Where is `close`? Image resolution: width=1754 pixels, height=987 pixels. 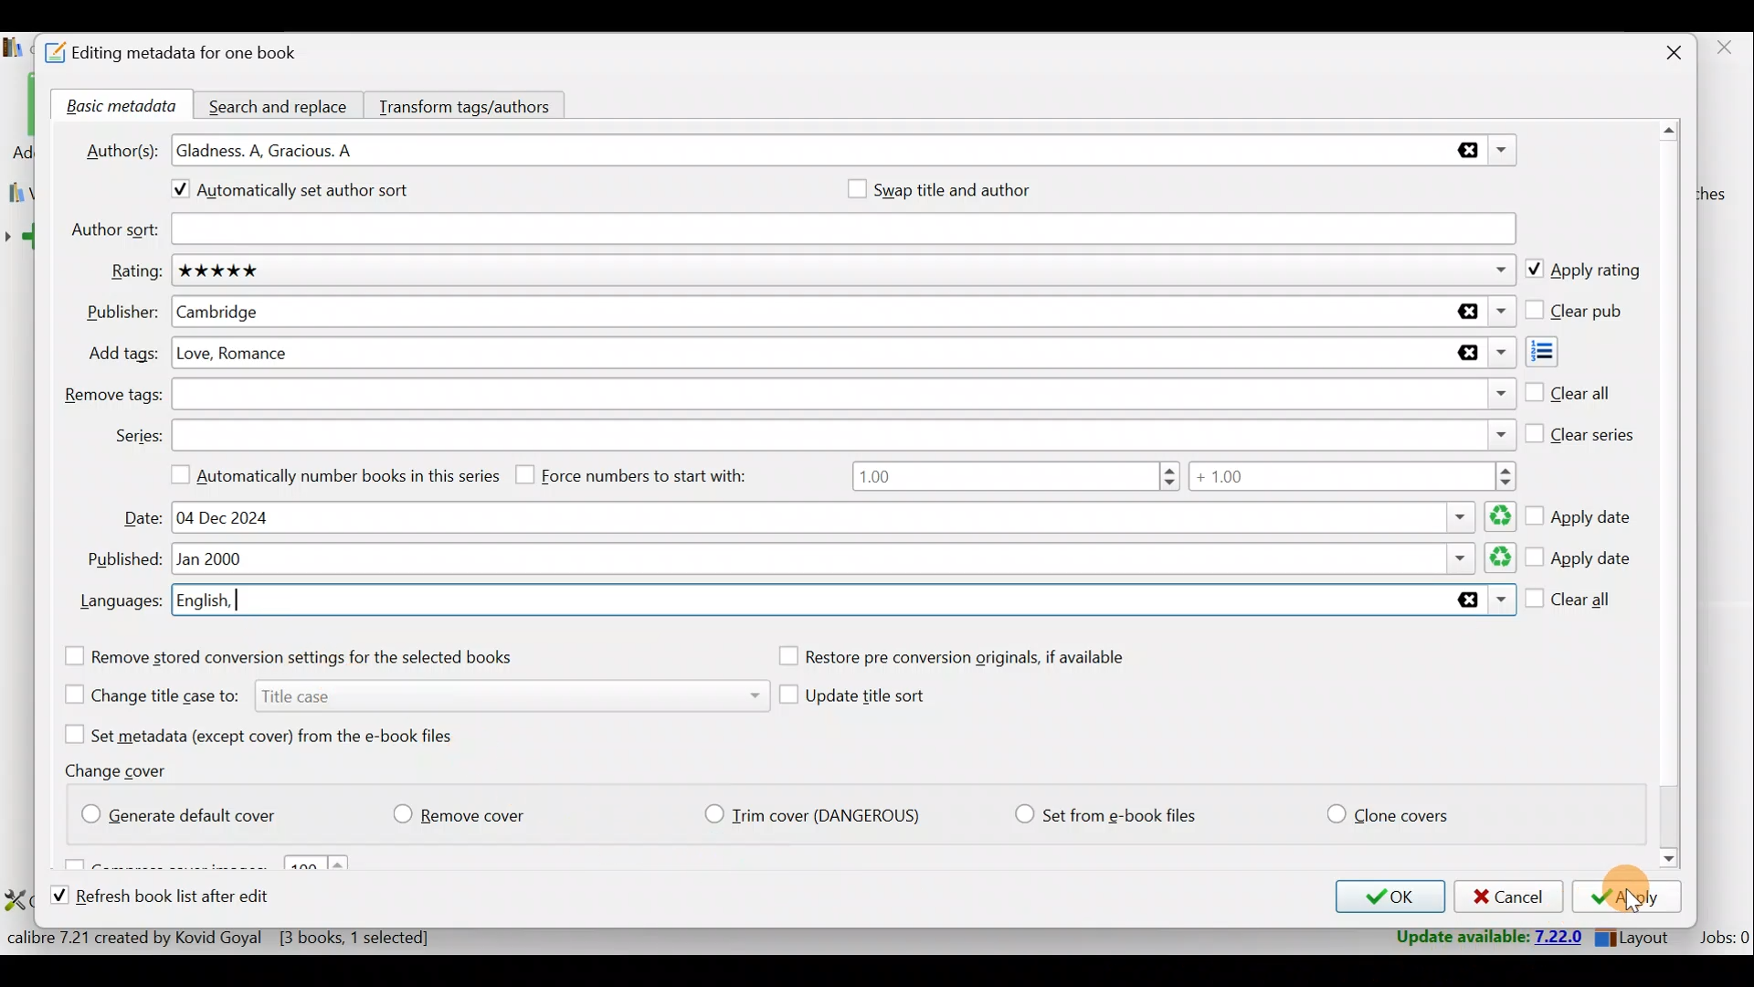 close is located at coordinates (1723, 48).